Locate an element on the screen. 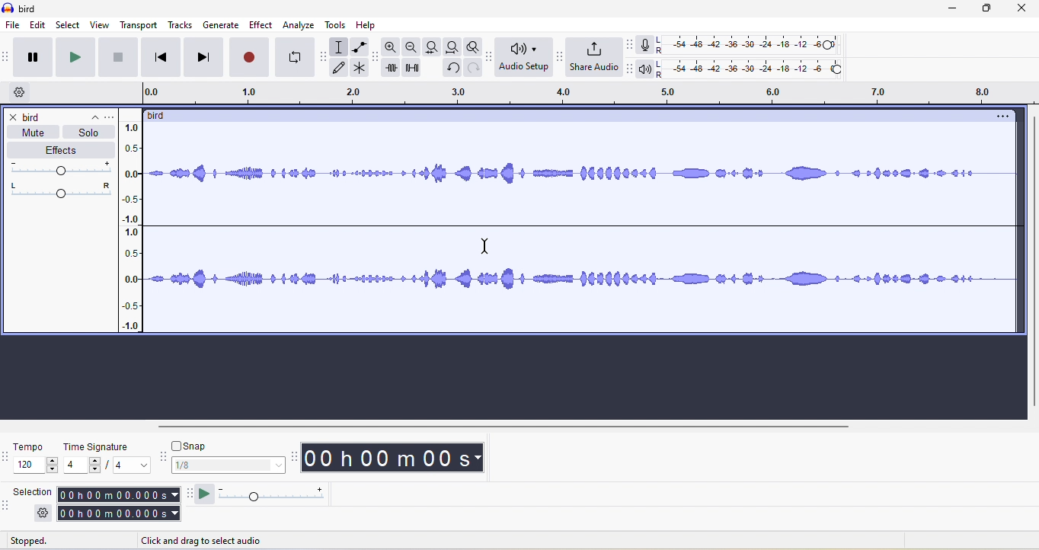 The height and width of the screenshot is (550, 1039). audacity transport toolbar is located at coordinates (7, 57).